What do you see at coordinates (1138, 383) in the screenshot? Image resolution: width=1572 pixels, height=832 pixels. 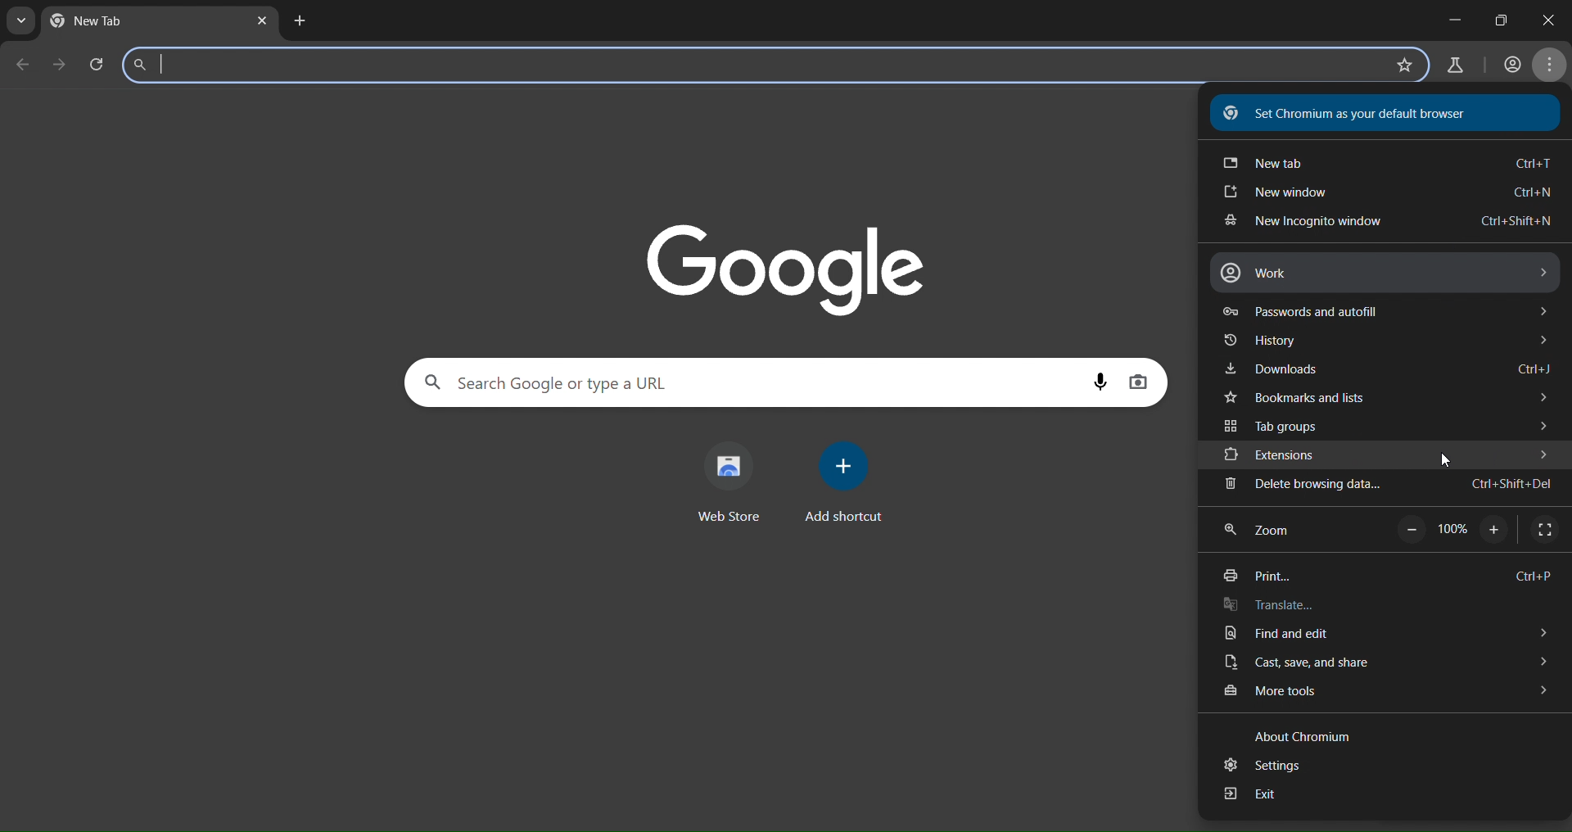 I see `image search` at bounding box center [1138, 383].